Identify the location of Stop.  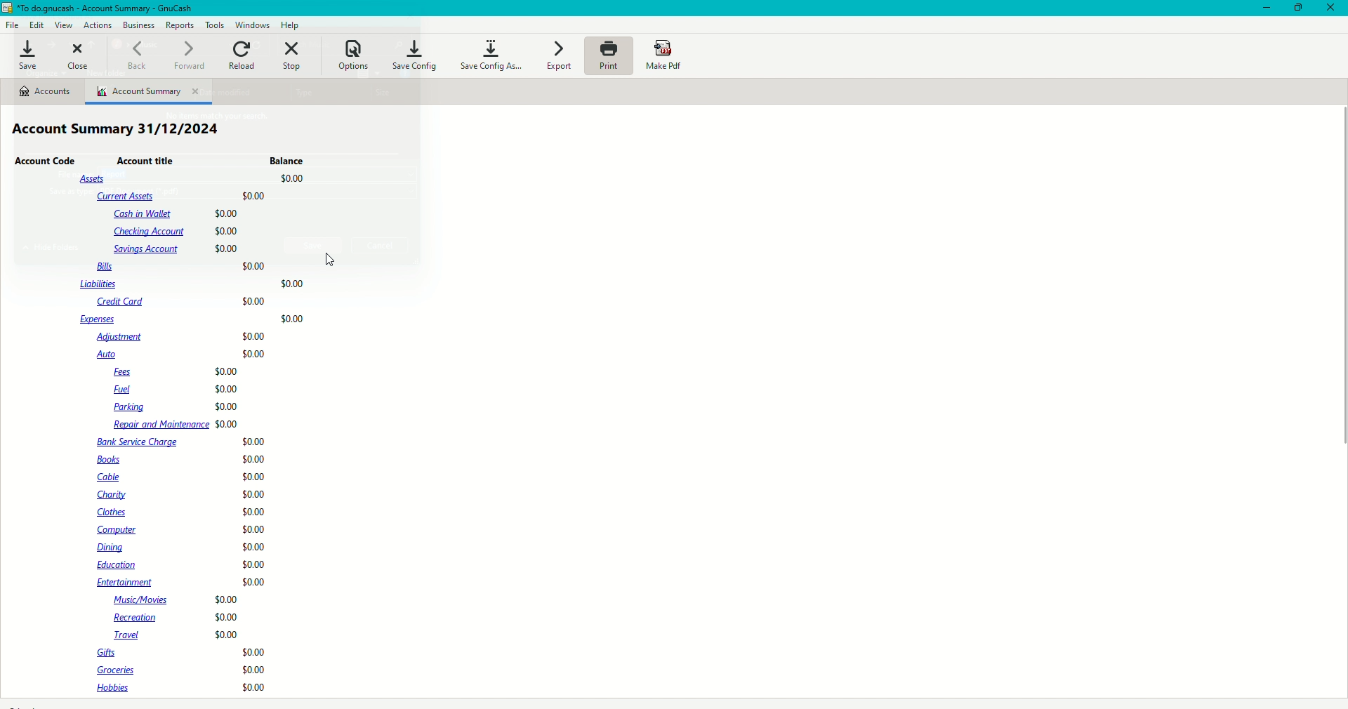
(292, 55).